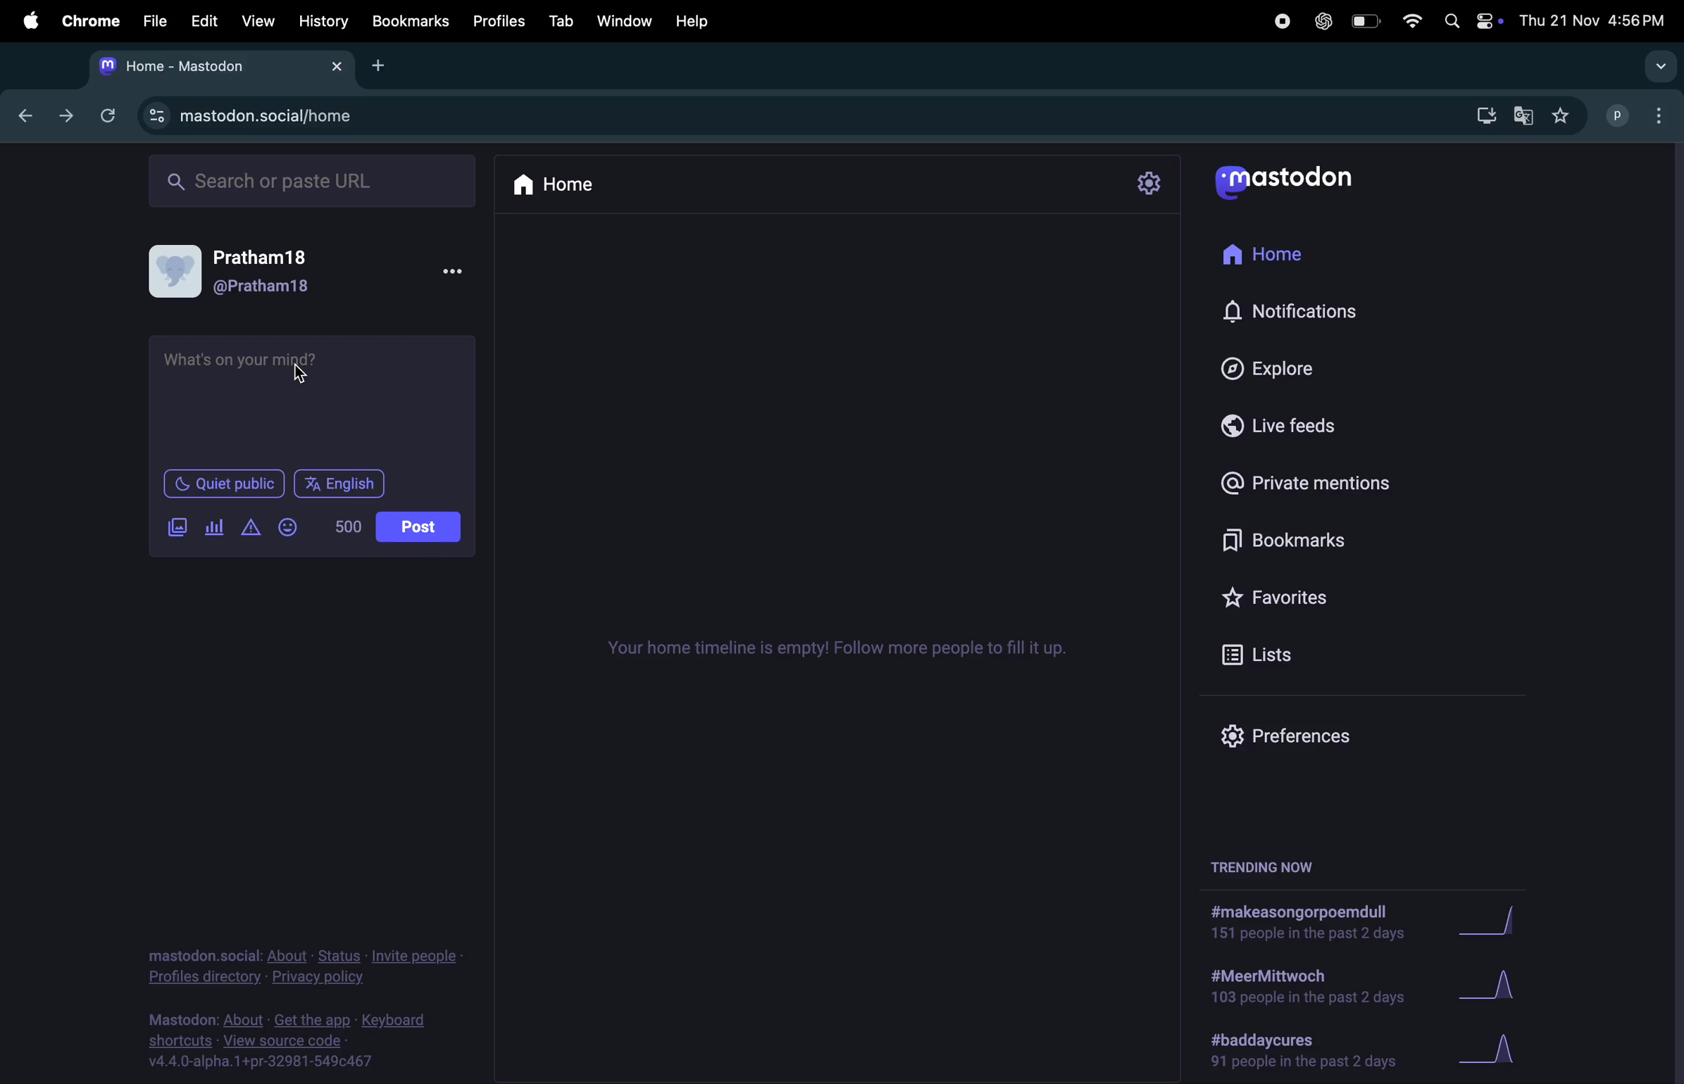 The height and width of the screenshot is (1084, 1684). What do you see at coordinates (559, 19) in the screenshot?
I see `tab` at bounding box center [559, 19].